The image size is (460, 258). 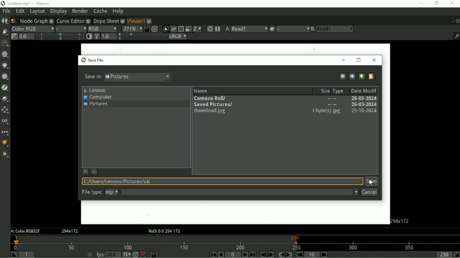 I want to click on Playback out point, so click(x=444, y=254).